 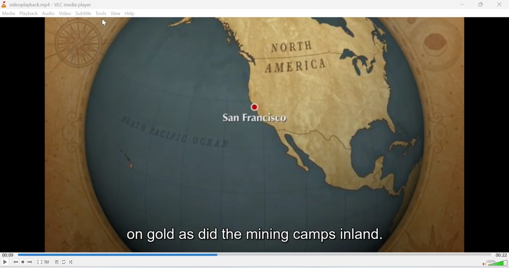 I want to click on Media, so click(x=9, y=13).